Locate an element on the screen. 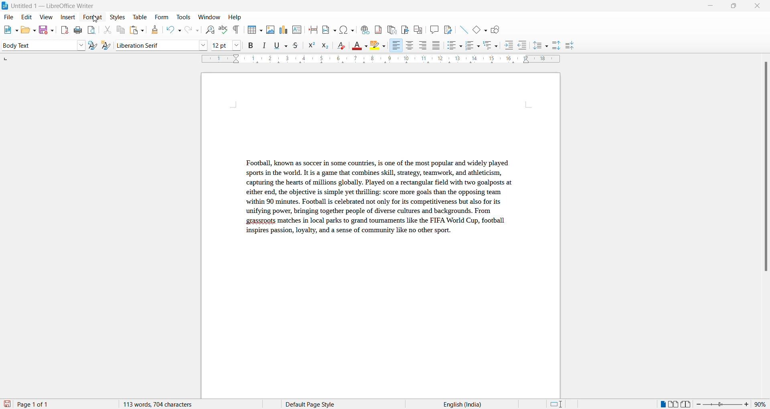  insert image is located at coordinates (270, 30).